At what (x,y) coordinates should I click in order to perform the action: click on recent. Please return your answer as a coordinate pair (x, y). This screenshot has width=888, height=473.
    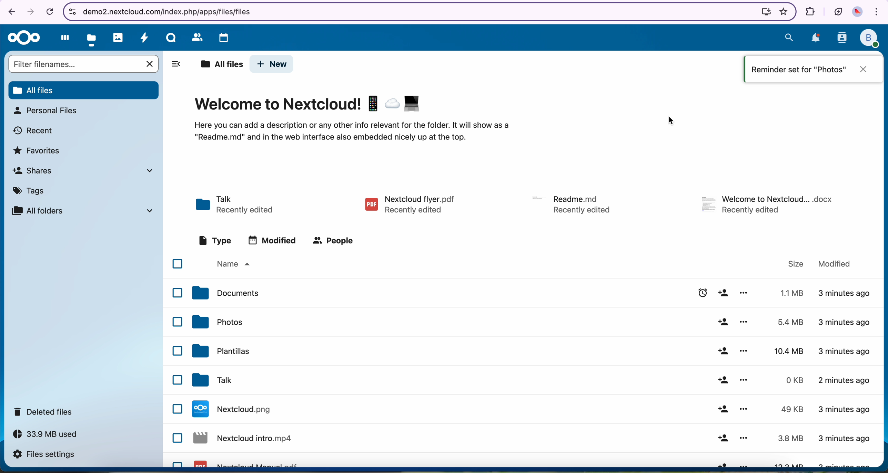
    Looking at the image, I should click on (35, 130).